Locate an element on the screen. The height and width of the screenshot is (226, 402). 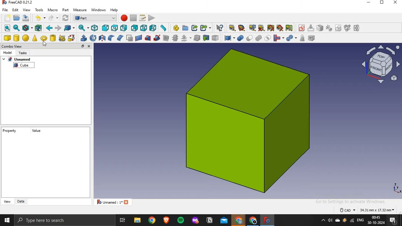
fillet is located at coordinates (110, 38).